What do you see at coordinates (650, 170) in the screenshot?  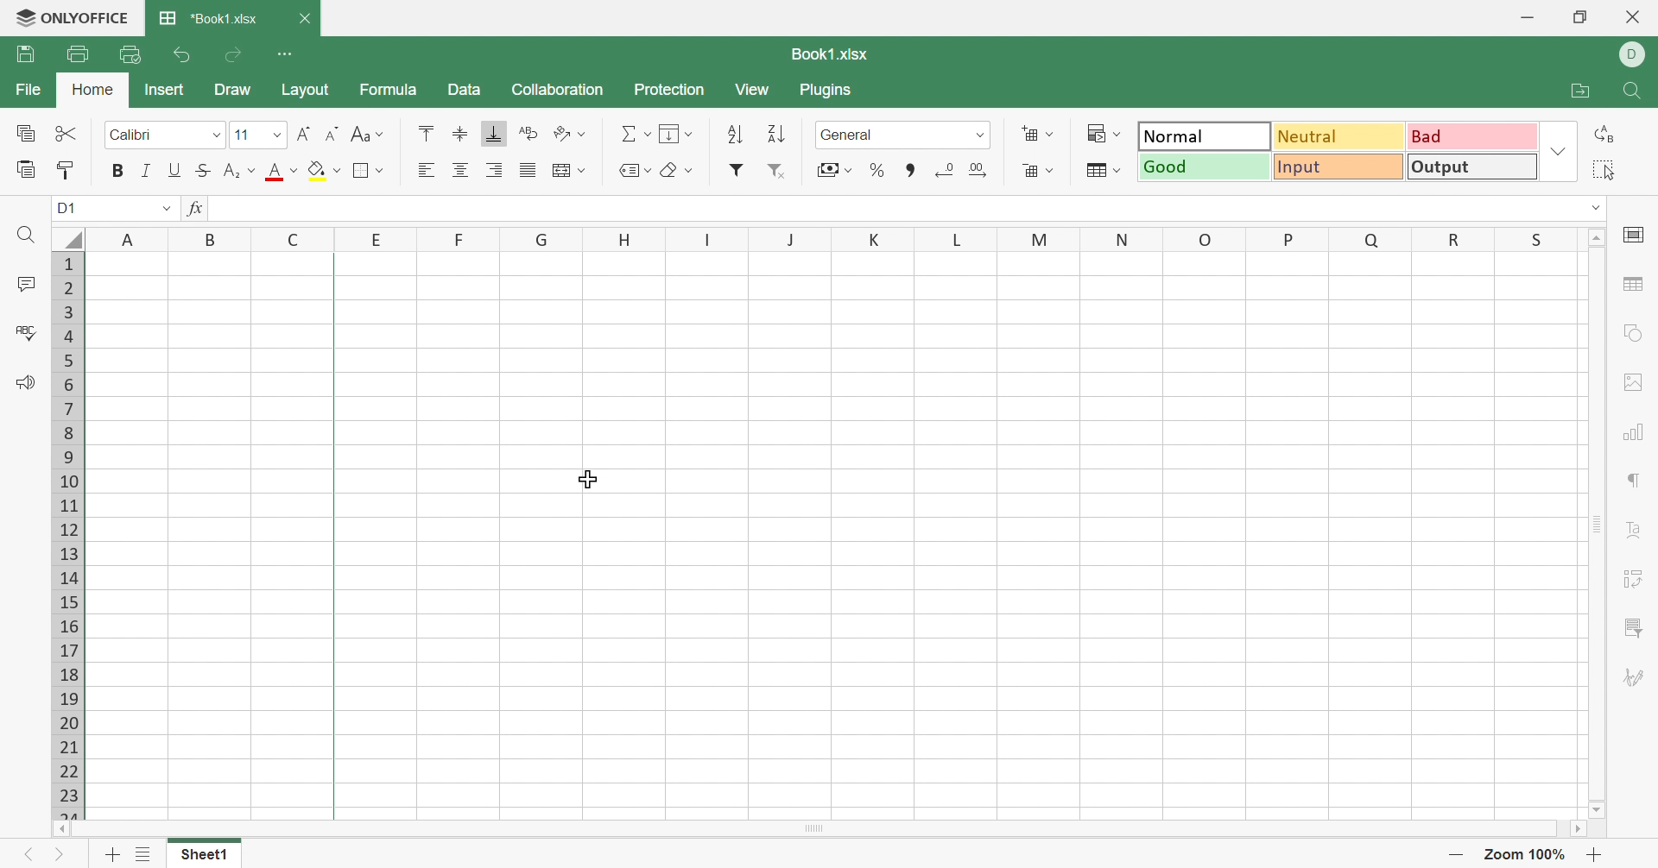 I see `Drop Down` at bounding box center [650, 170].